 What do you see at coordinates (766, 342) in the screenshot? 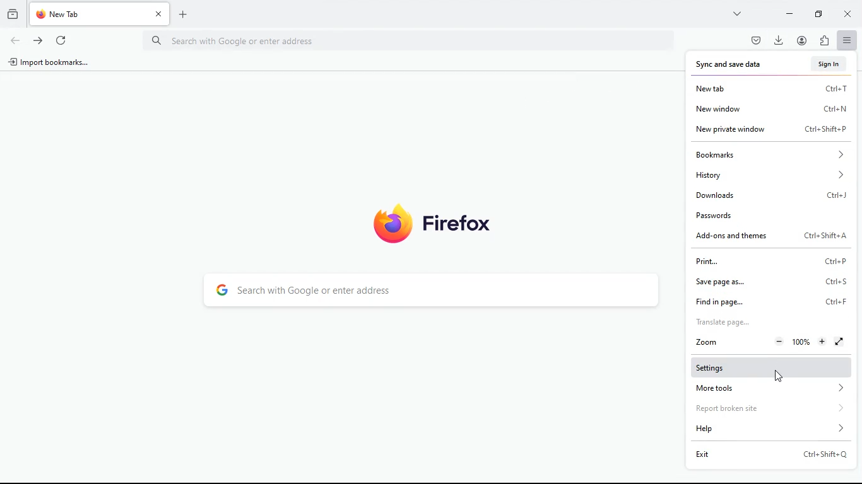
I see `zoom` at bounding box center [766, 342].